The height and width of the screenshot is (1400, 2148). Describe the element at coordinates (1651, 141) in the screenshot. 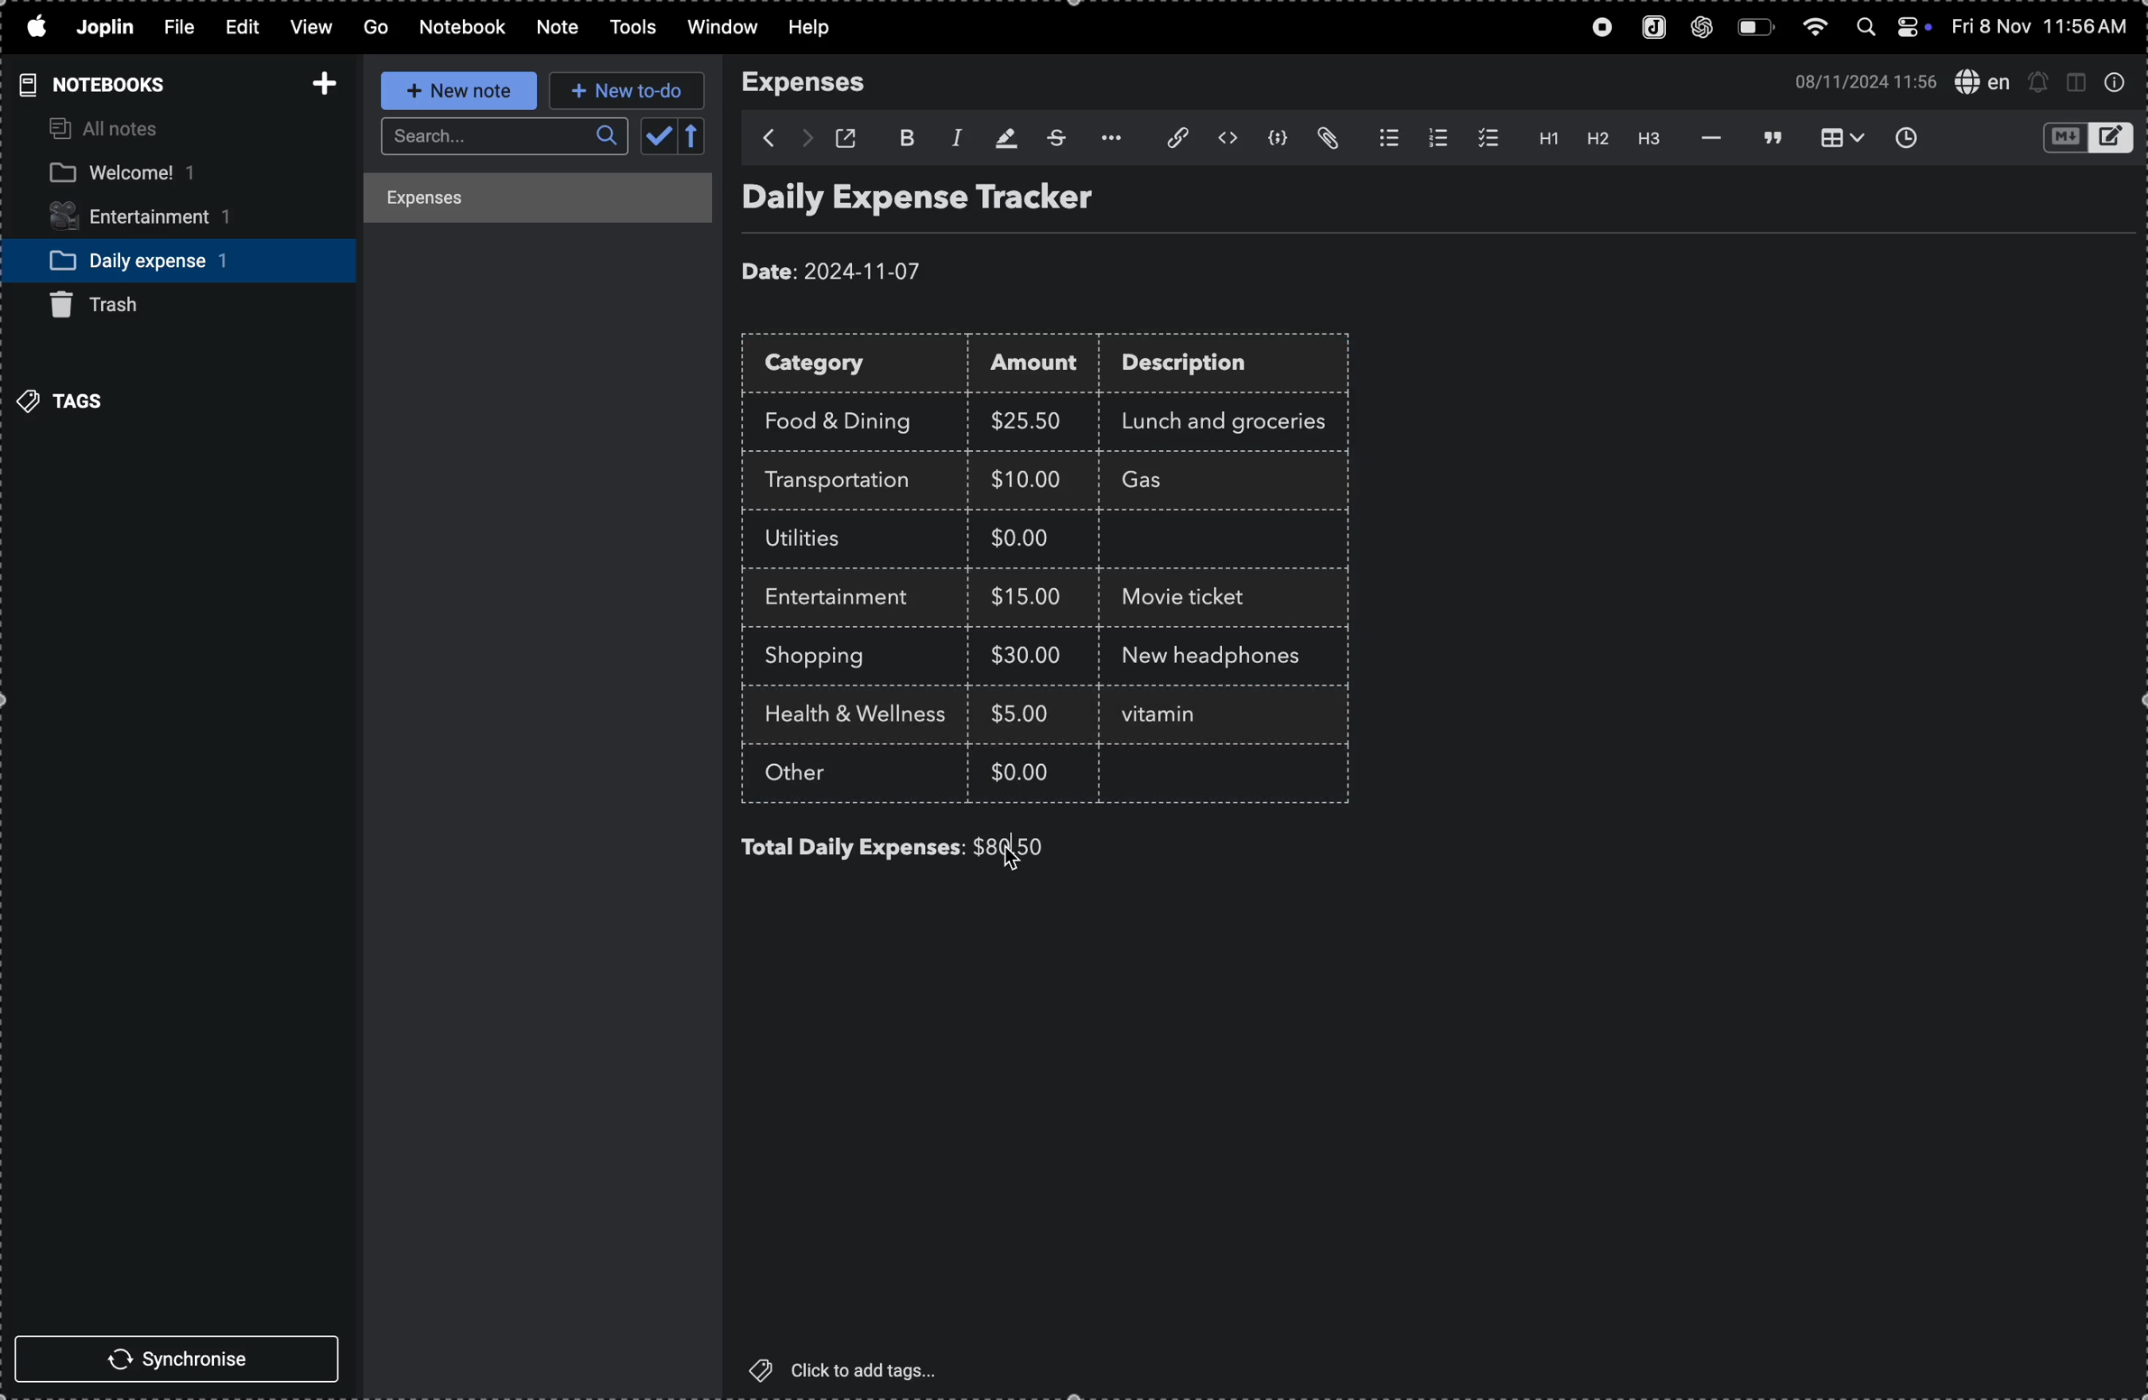

I see `heading 3` at that location.